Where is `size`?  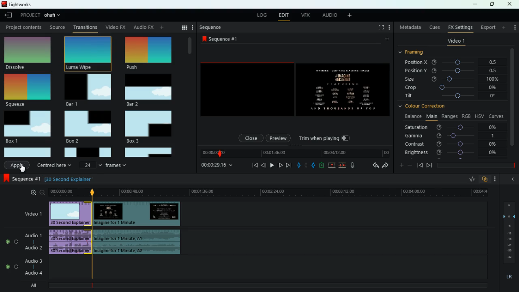
size is located at coordinates (452, 79).